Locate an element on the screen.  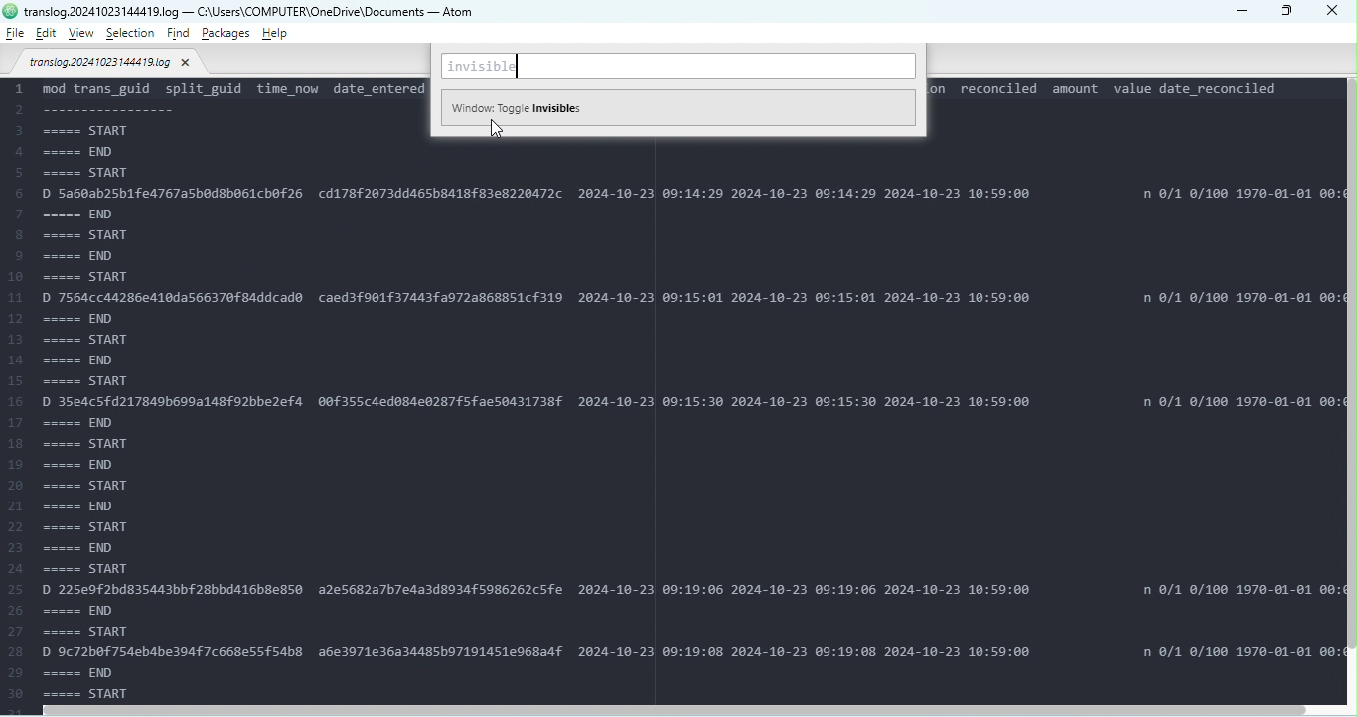
Help is located at coordinates (274, 33).